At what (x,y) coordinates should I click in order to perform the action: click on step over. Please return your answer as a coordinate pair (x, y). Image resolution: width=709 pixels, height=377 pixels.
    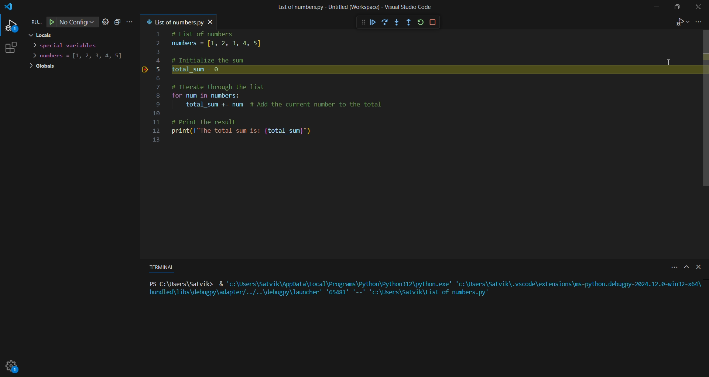
    Looking at the image, I should click on (384, 22).